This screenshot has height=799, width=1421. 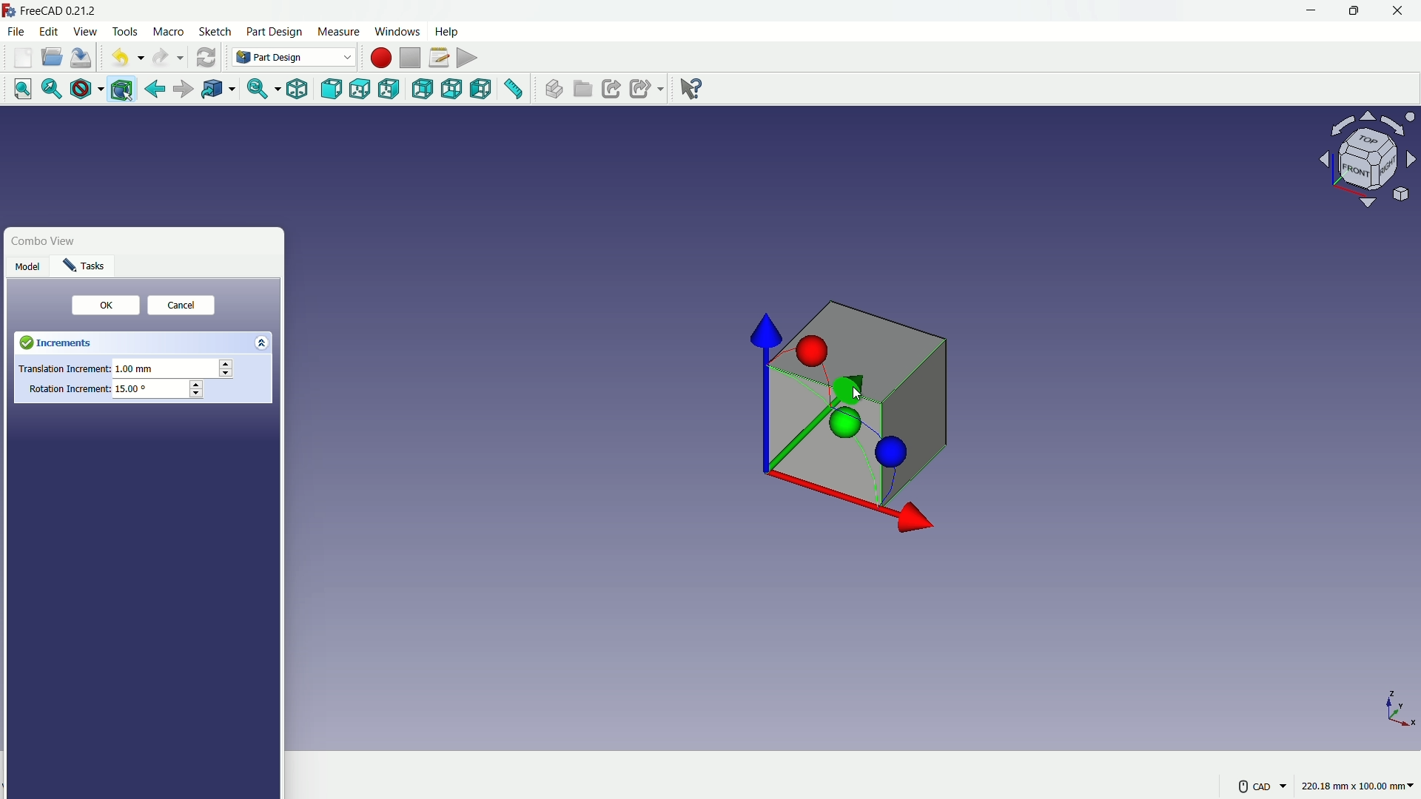 I want to click on undo, so click(x=124, y=58).